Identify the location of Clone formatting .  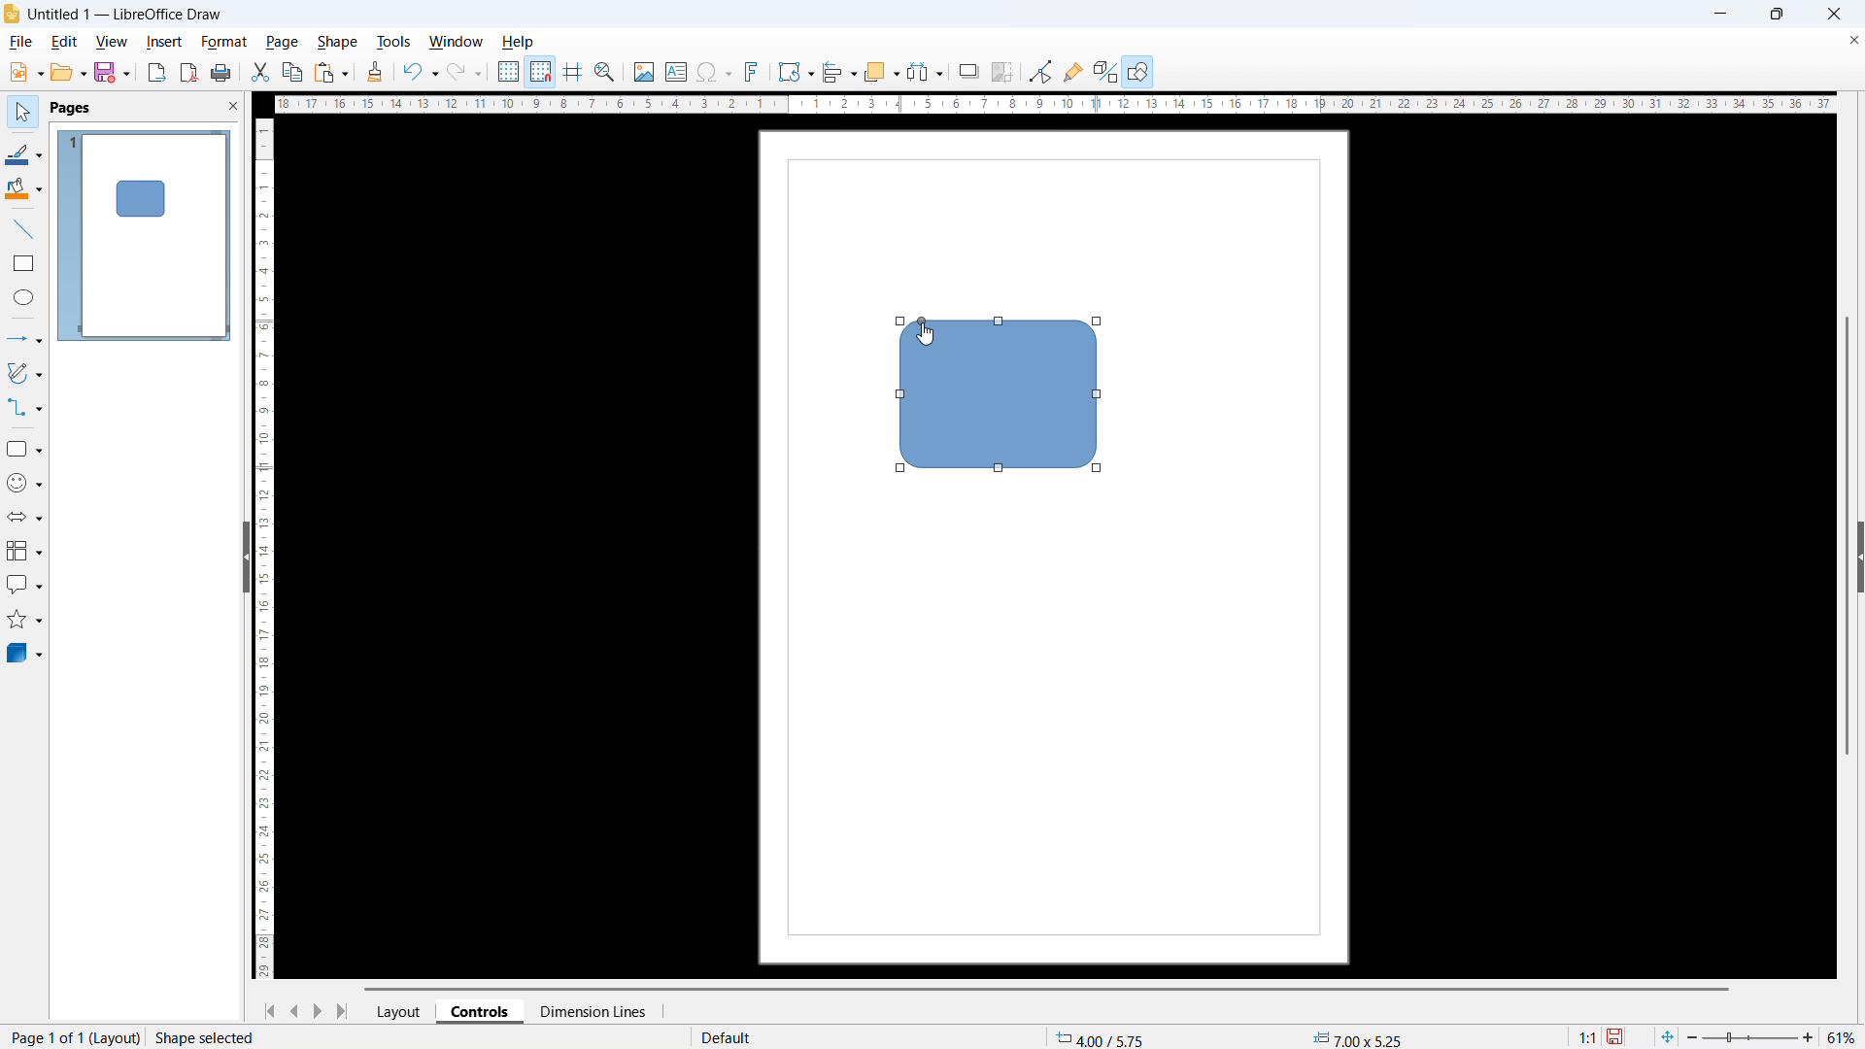
(376, 73).